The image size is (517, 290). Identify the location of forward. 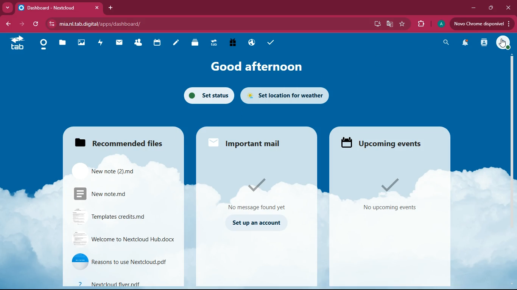
(21, 24).